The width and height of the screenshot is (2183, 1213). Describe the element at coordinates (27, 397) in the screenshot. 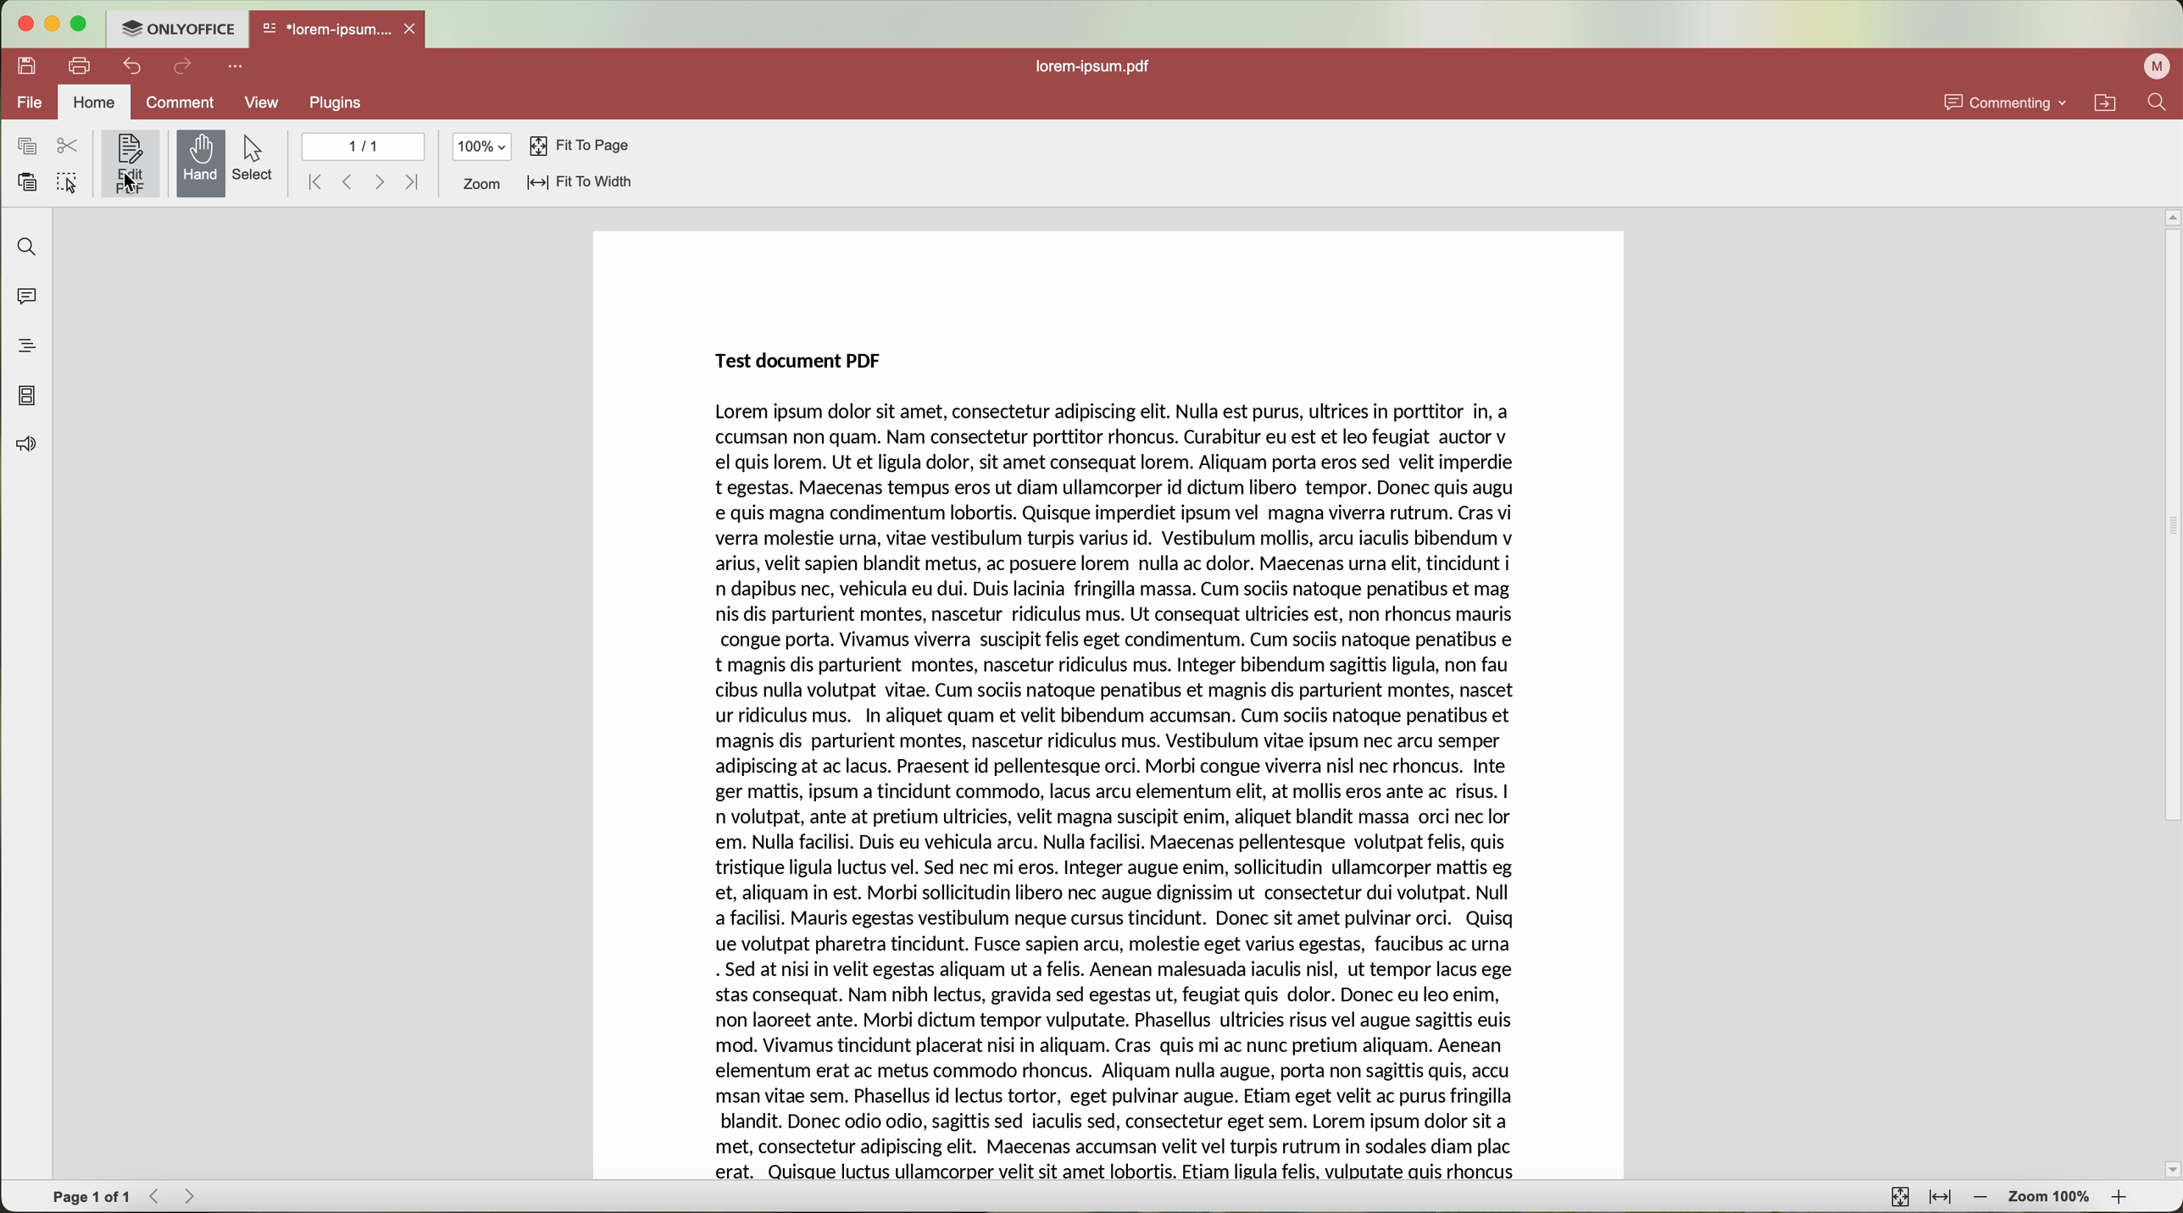

I see `page thumbnails` at that location.